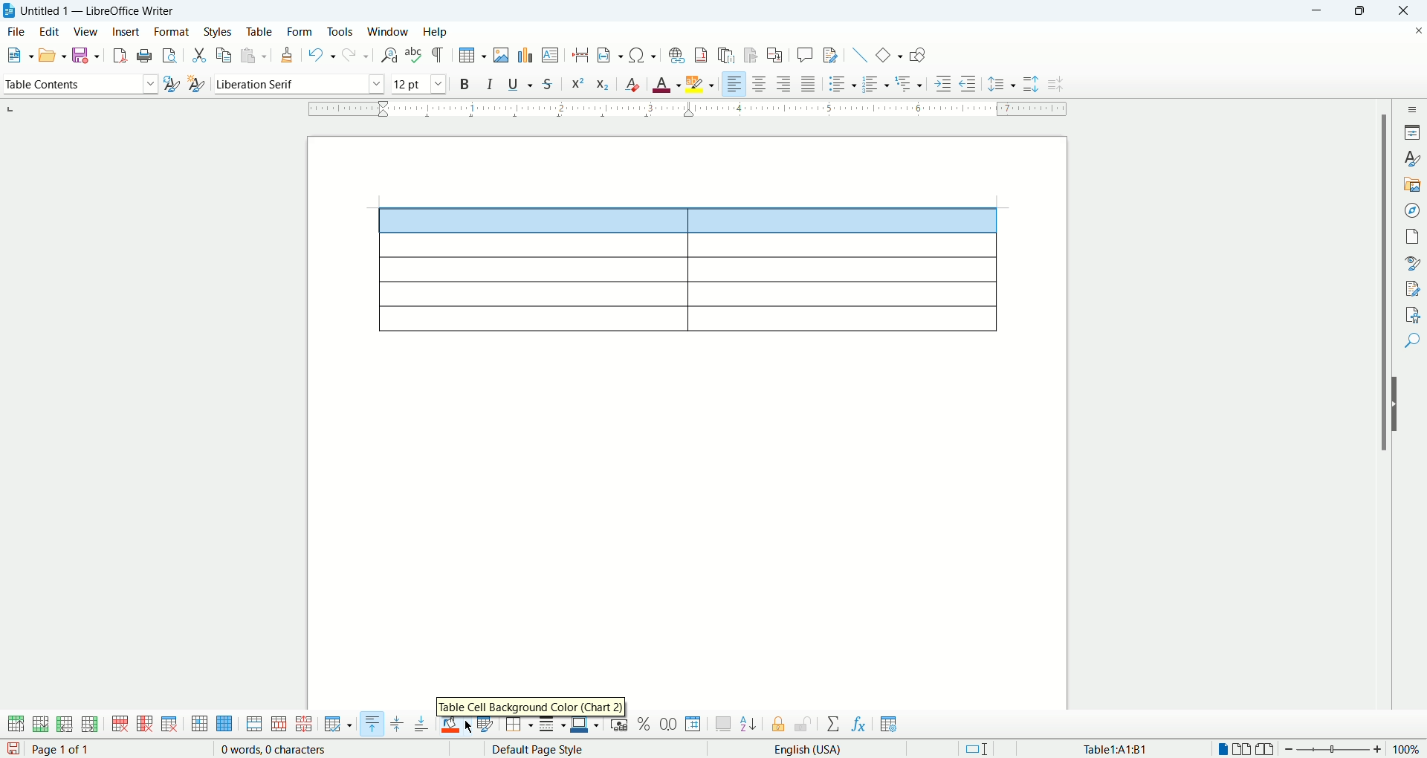 The height and width of the screenshot is (758, 1427). What do you see at coordinates (199, 725) in the screenshot?
I see `select cells` at bounding box center [199, 725].